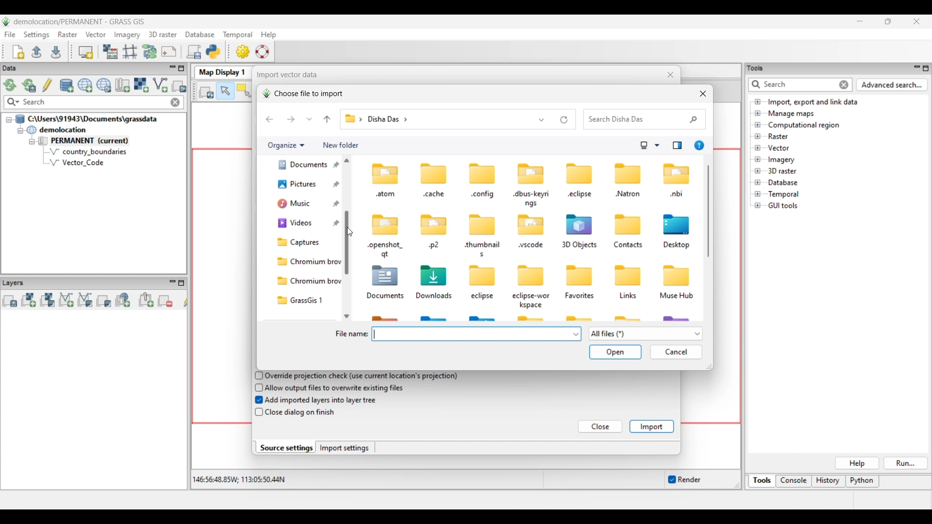 The width and height of the screenshot is (932, 524). I want to click on Software logo, so click(6, 21).